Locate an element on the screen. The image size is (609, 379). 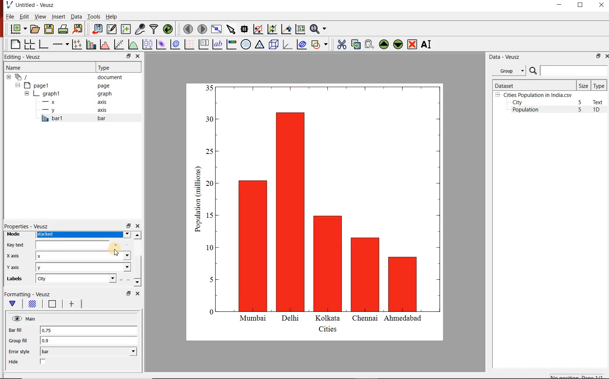
click to reset graph axes is located at coordinates (300, 29).